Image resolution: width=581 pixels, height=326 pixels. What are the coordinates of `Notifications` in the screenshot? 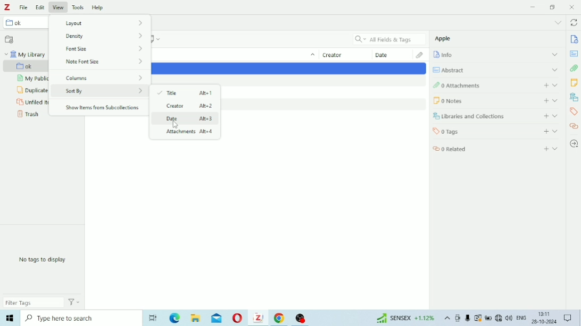 It's located at (569, 318).